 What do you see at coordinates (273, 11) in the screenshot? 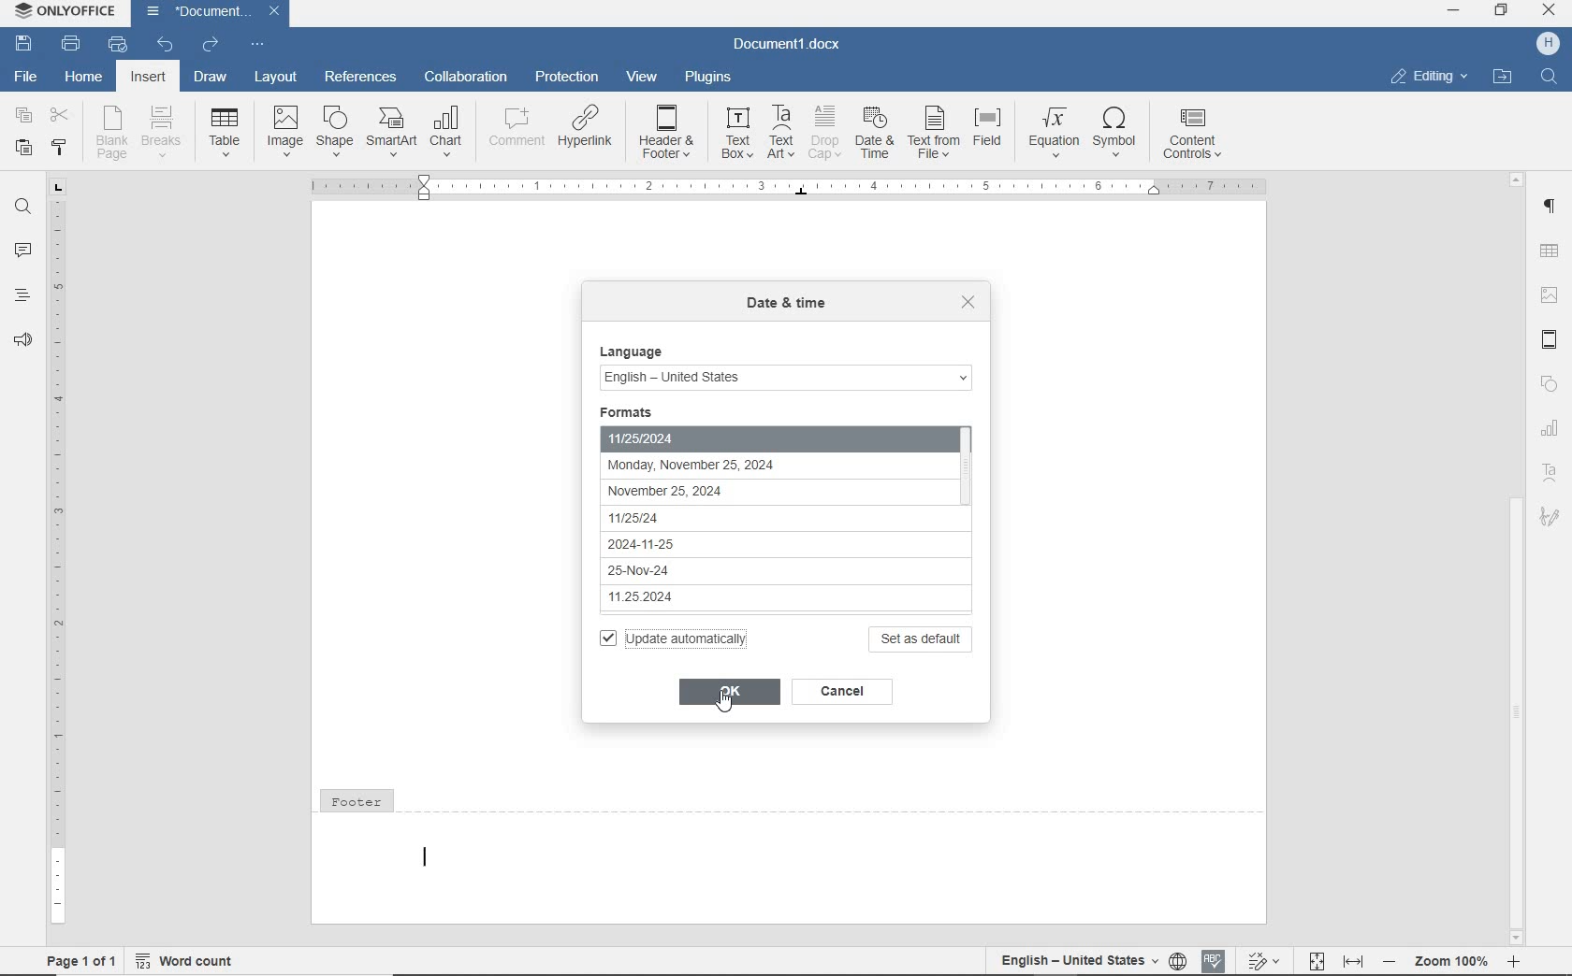
I see `Close` at bounding box center [273, 11].